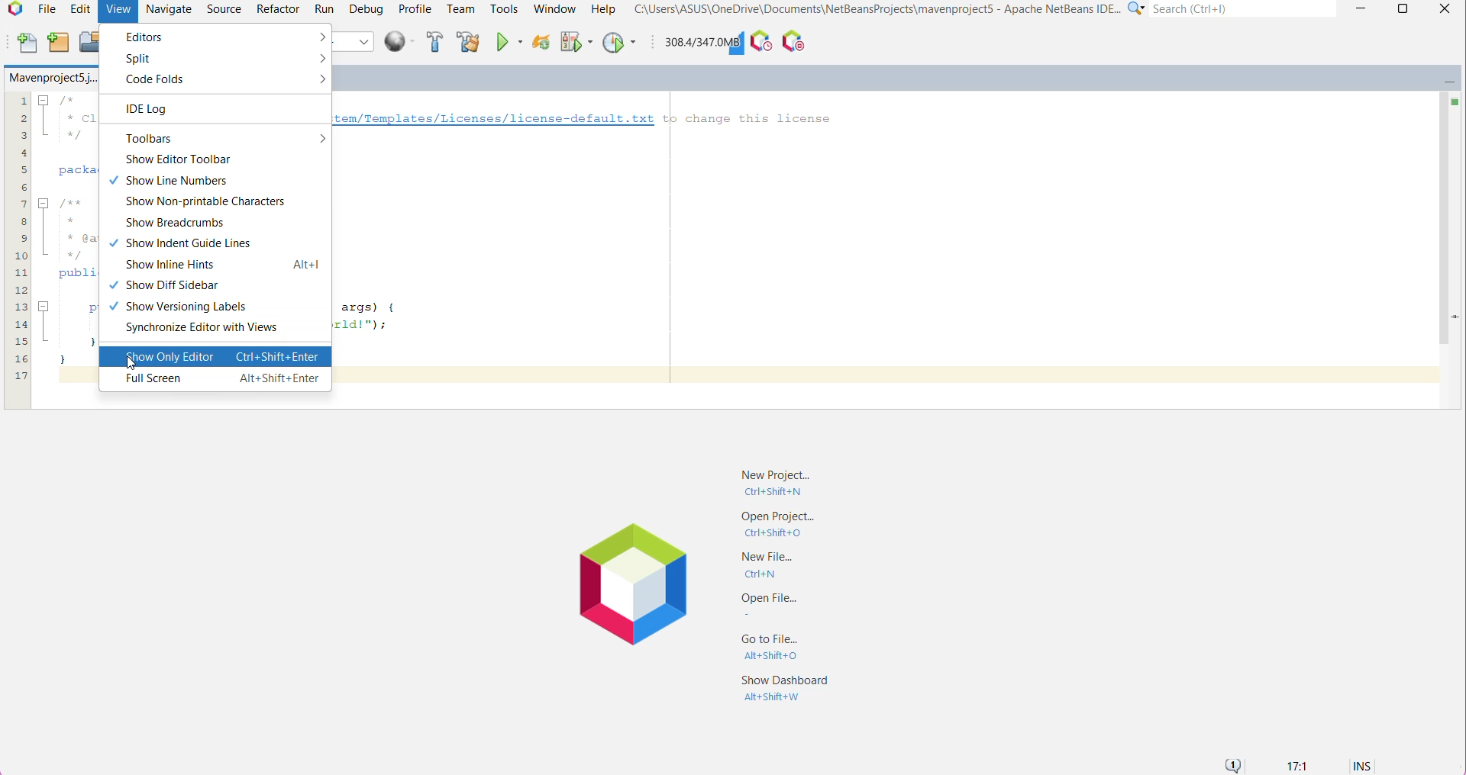  Describe the element at coordinates (767, 606) in the screenshot. I see `Open File` at that location.